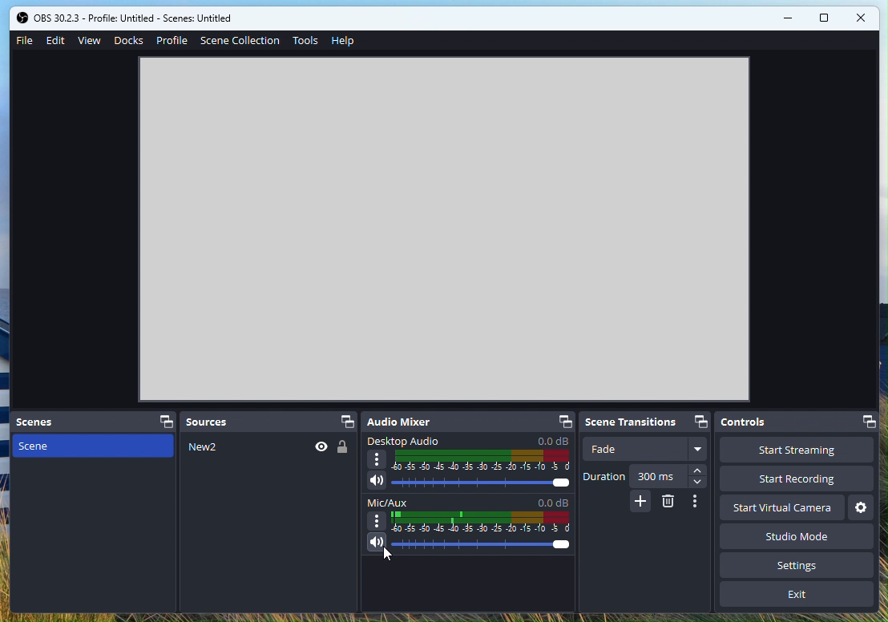 This screenshot has width=888, height=622. What do you see at coordinates (430, 209) in the screenshot?
I see `information display` at bounding box center [430, 209].